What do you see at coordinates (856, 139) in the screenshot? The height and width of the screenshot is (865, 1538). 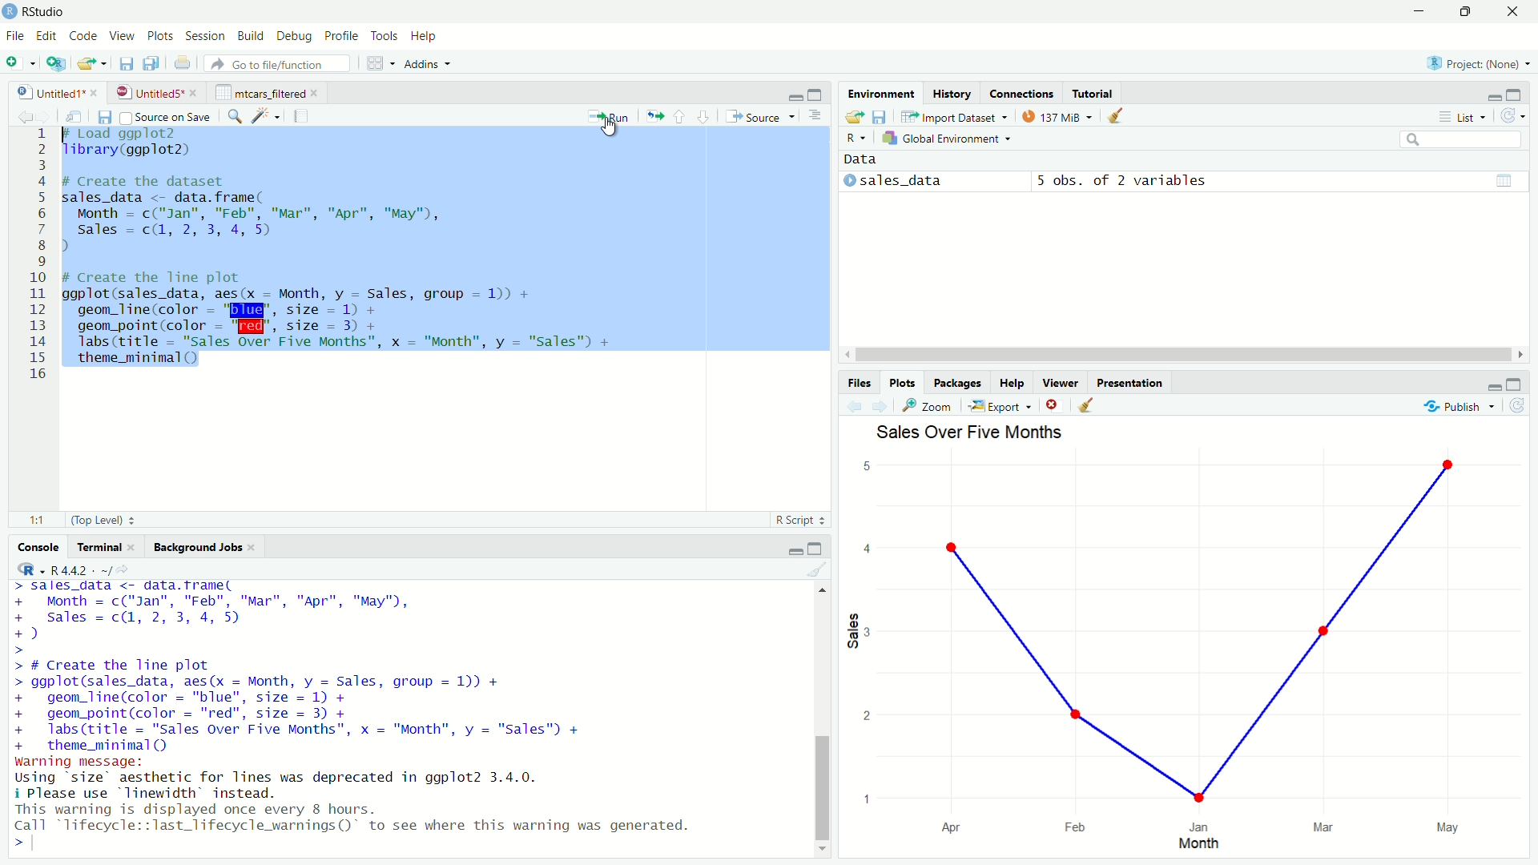 I see `R` at bounding box center [856, 139].